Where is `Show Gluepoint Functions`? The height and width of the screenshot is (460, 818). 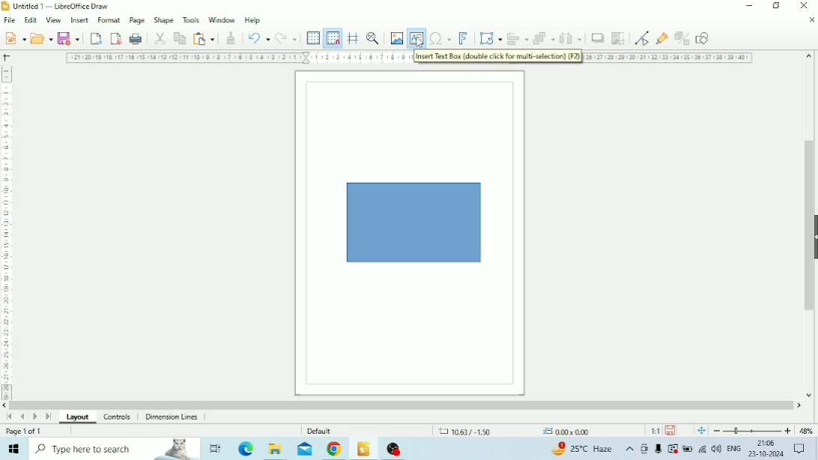
Show Gluepoint Functions is located at coordinates (661, 39).